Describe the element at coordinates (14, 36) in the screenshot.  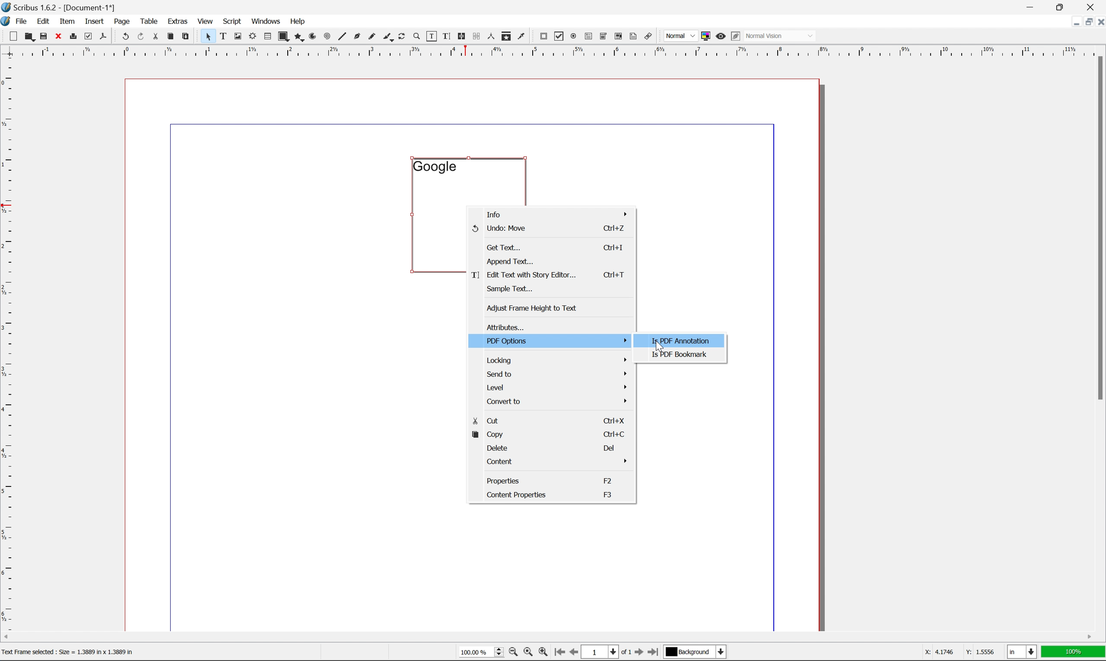
I see `new` at that location.